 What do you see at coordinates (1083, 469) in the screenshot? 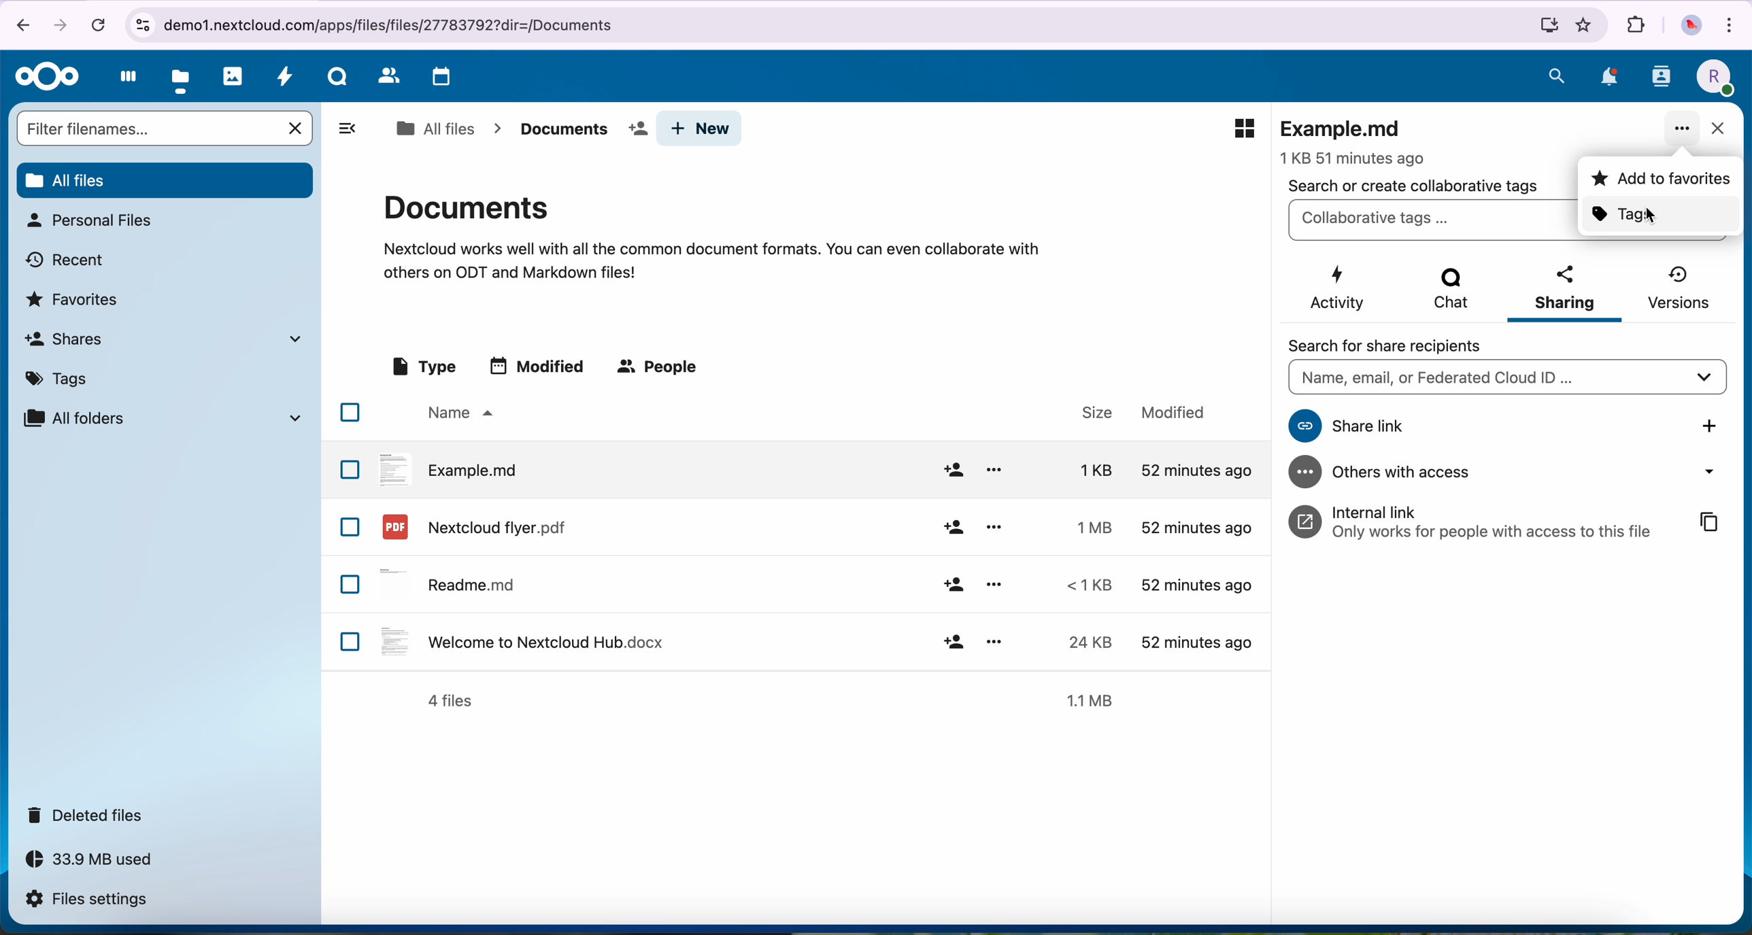
I see `size` at bounding box center [1083, 469].